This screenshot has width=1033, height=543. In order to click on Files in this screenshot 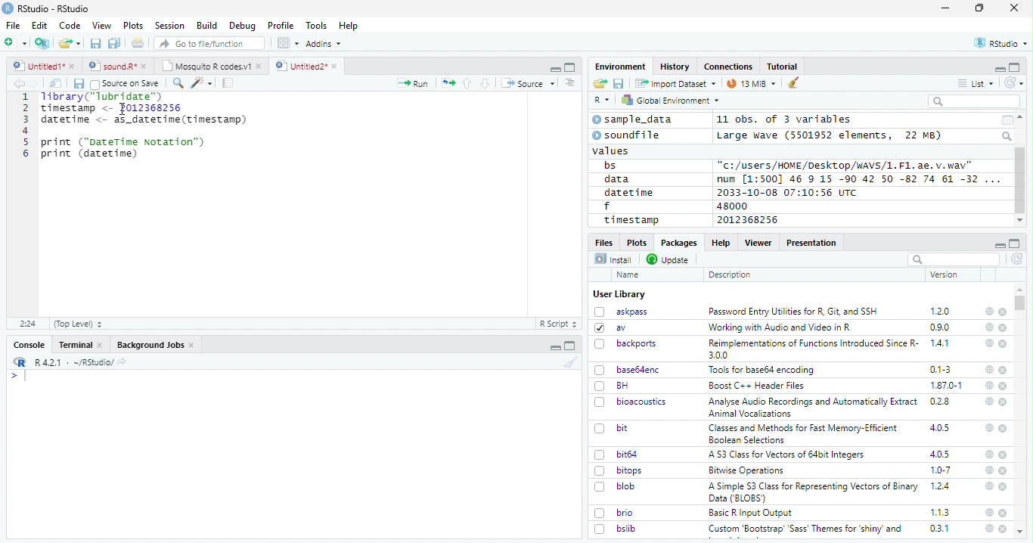, I will do `click(605, 241)`.